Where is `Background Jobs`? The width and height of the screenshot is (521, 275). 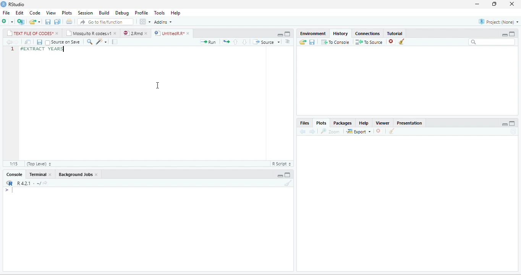
Background Jobs is located at coordinates (75, 174).